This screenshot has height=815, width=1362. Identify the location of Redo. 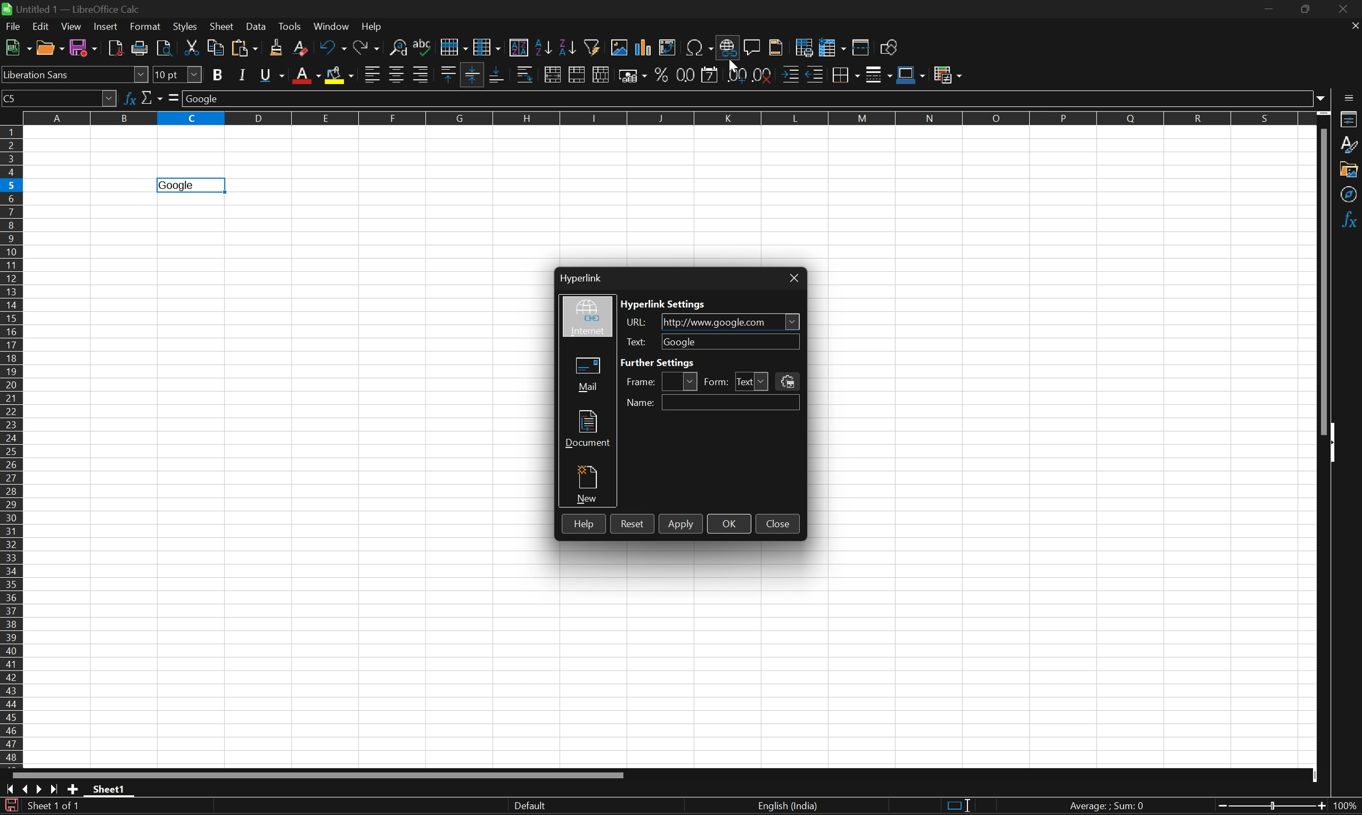
(366, 48).